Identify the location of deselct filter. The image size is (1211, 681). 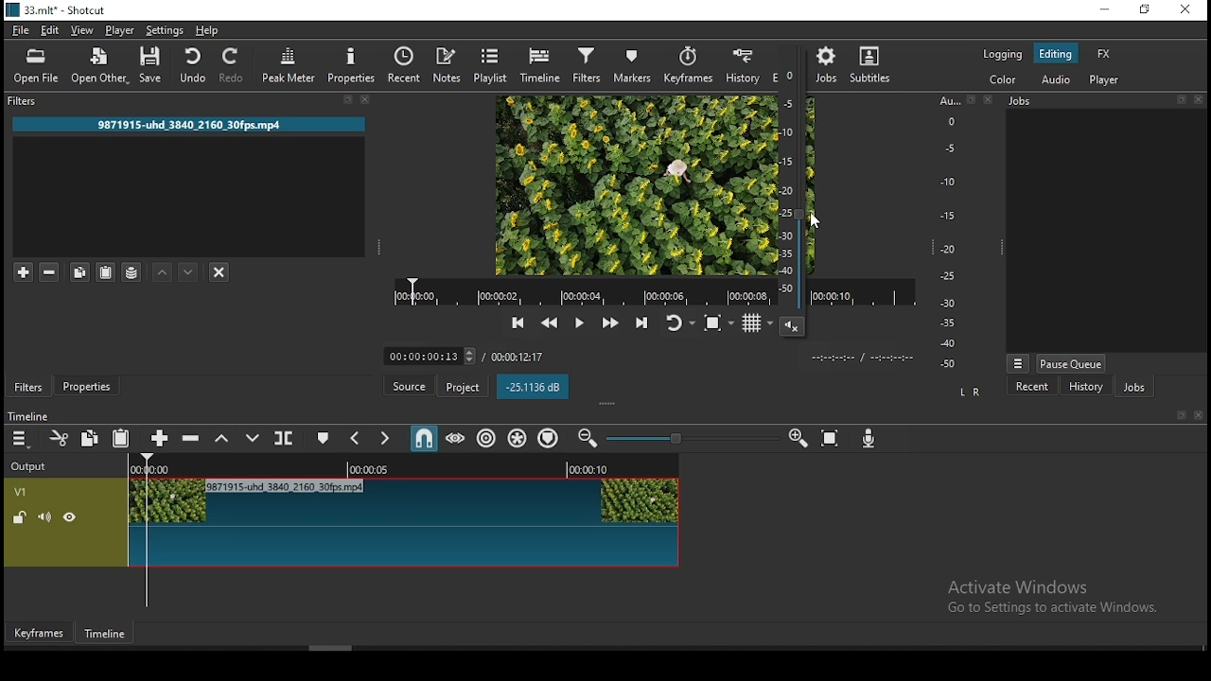
(219, 273).